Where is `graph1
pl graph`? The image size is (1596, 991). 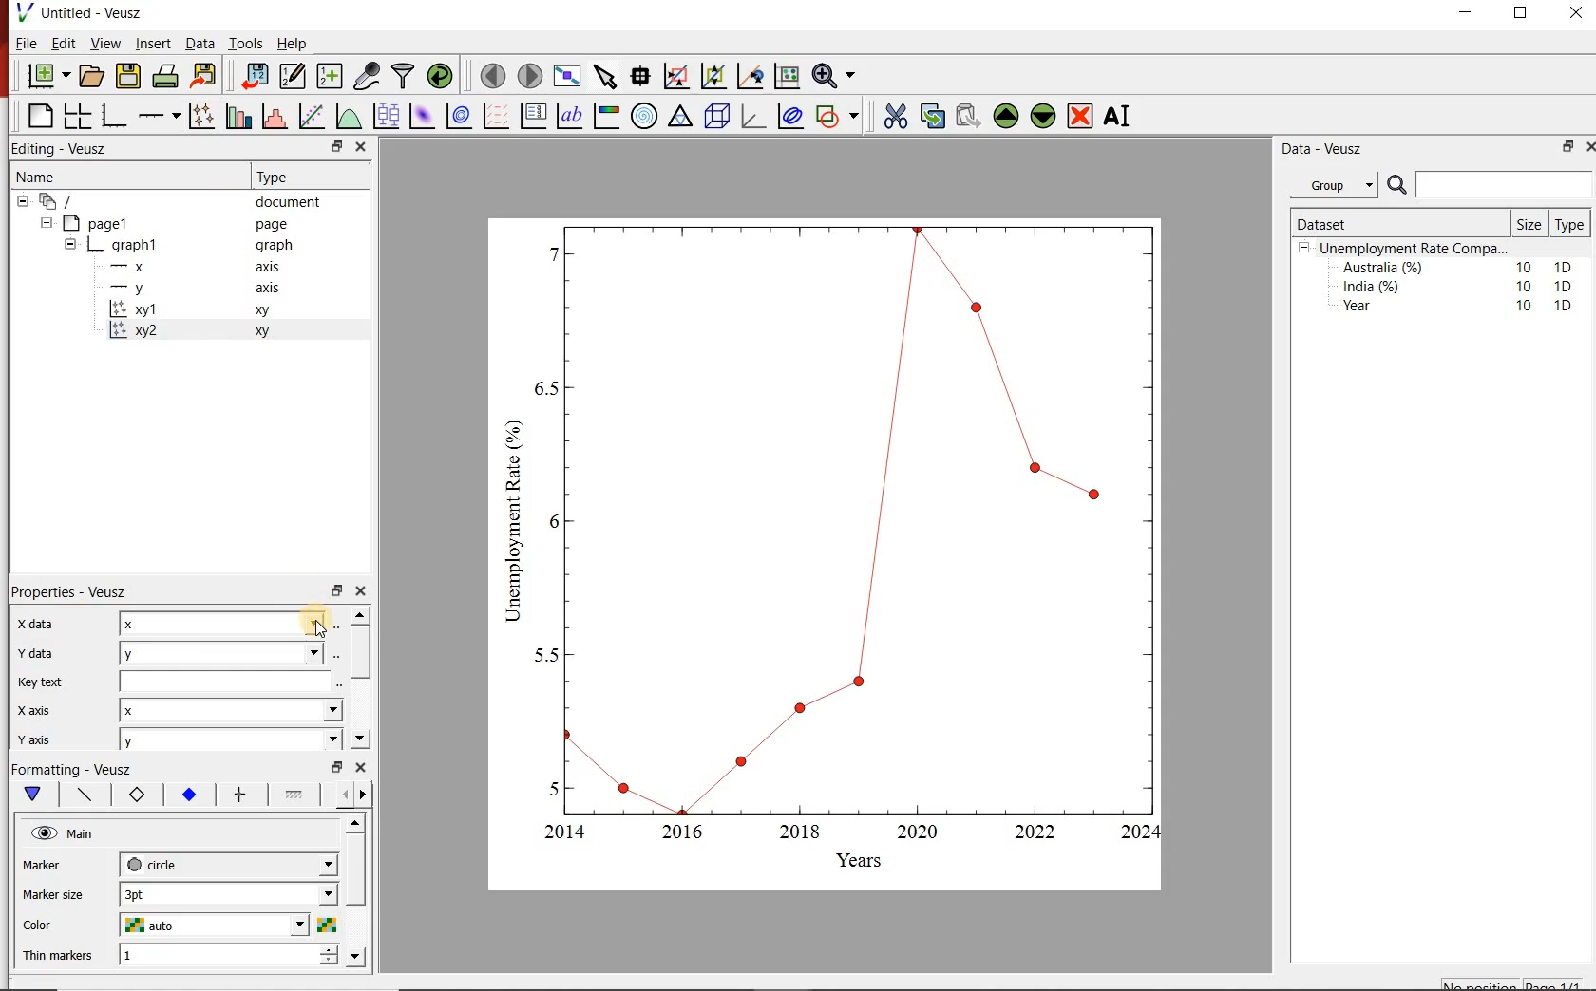
graph1
pl graph is located at coordinates (197, 246).